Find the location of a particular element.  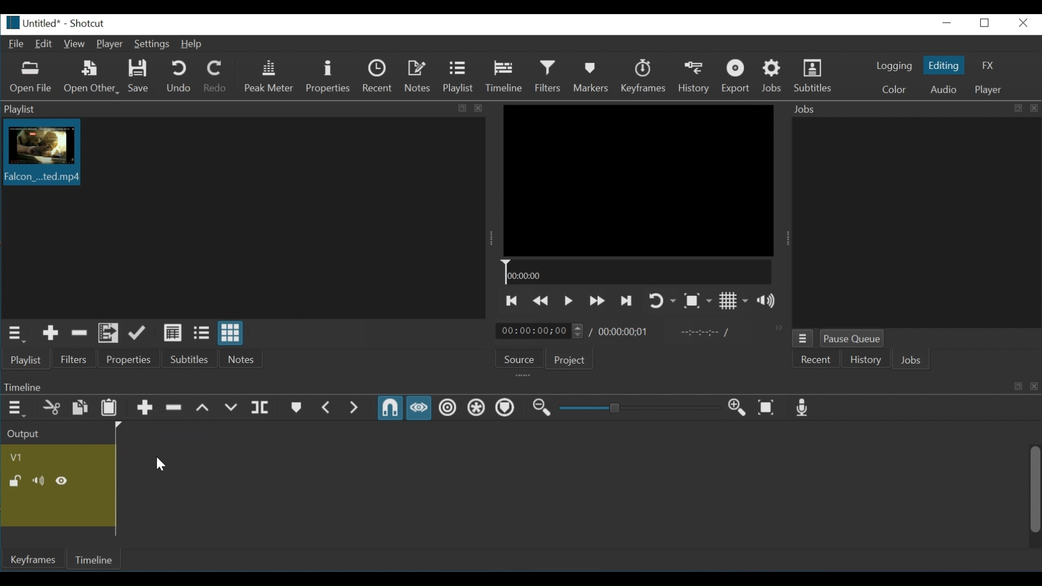

Player is located at coordinates (987, 90).